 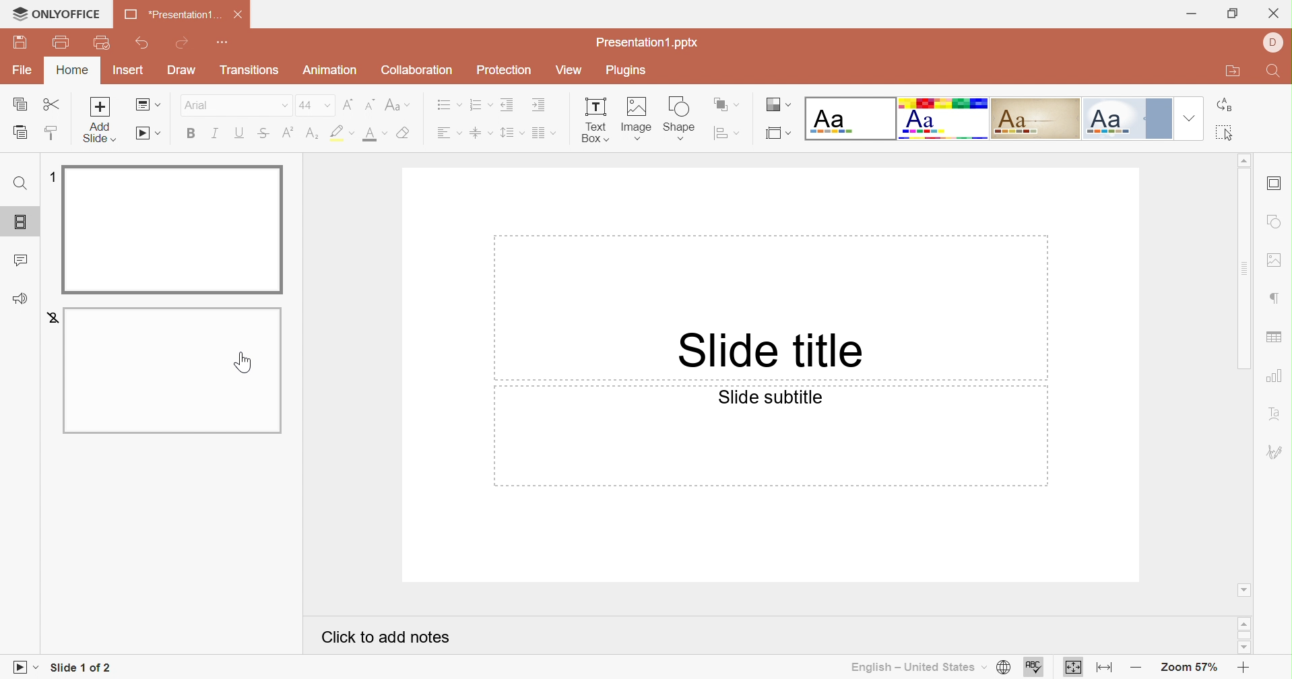 What do you see at coordinates (1243, 591) in the screenshot?
I see `Scroll down` at bounding box center [1243, 591].